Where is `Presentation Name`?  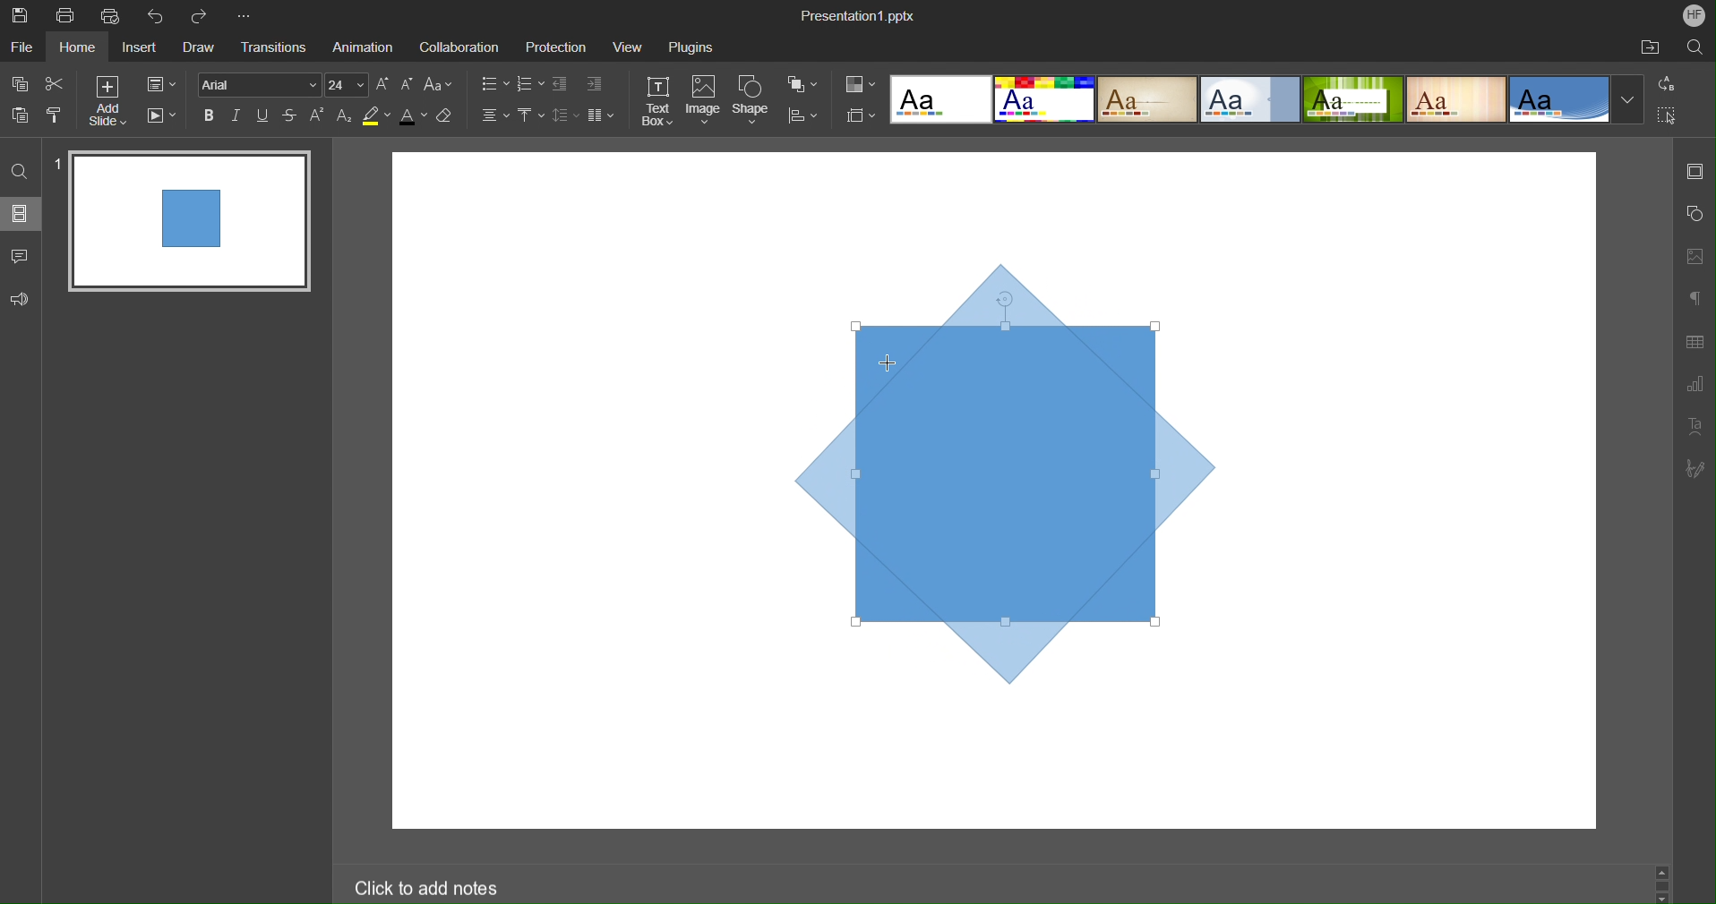 Presentation Name is located at coordinates (860, 15).